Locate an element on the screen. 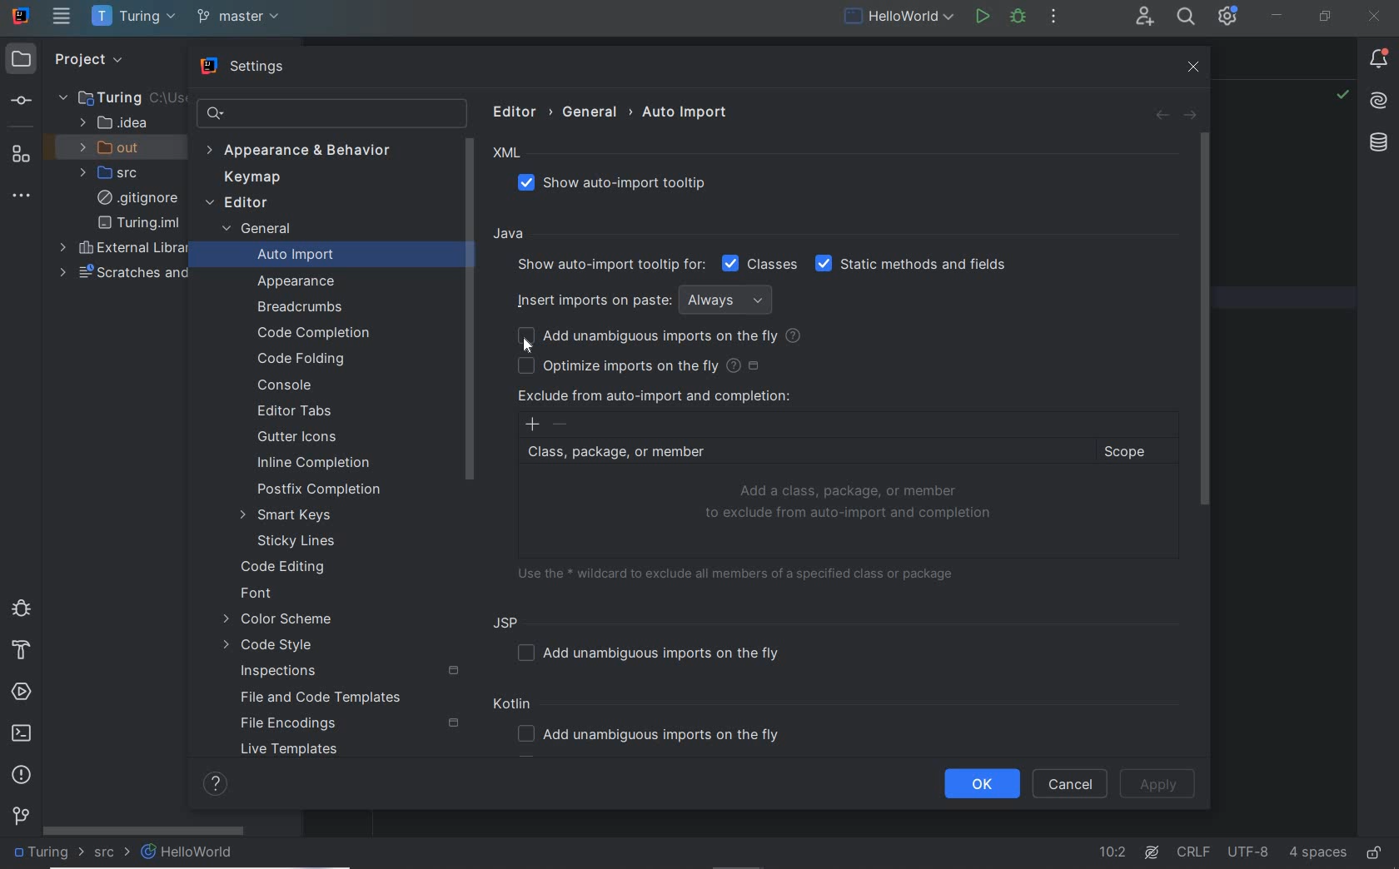 The width and height of the screenshot is (1399, 869). problems is located at coordinates (22, 774).